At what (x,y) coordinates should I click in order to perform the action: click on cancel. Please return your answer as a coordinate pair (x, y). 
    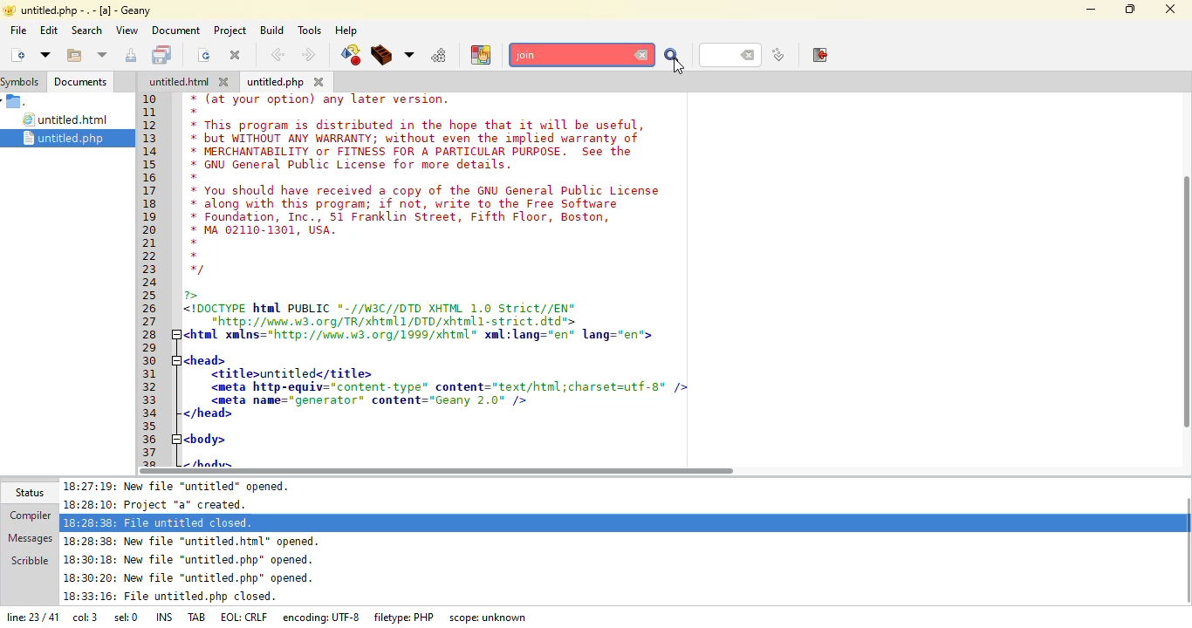
    Looking at the image, I should click on (642, 56).